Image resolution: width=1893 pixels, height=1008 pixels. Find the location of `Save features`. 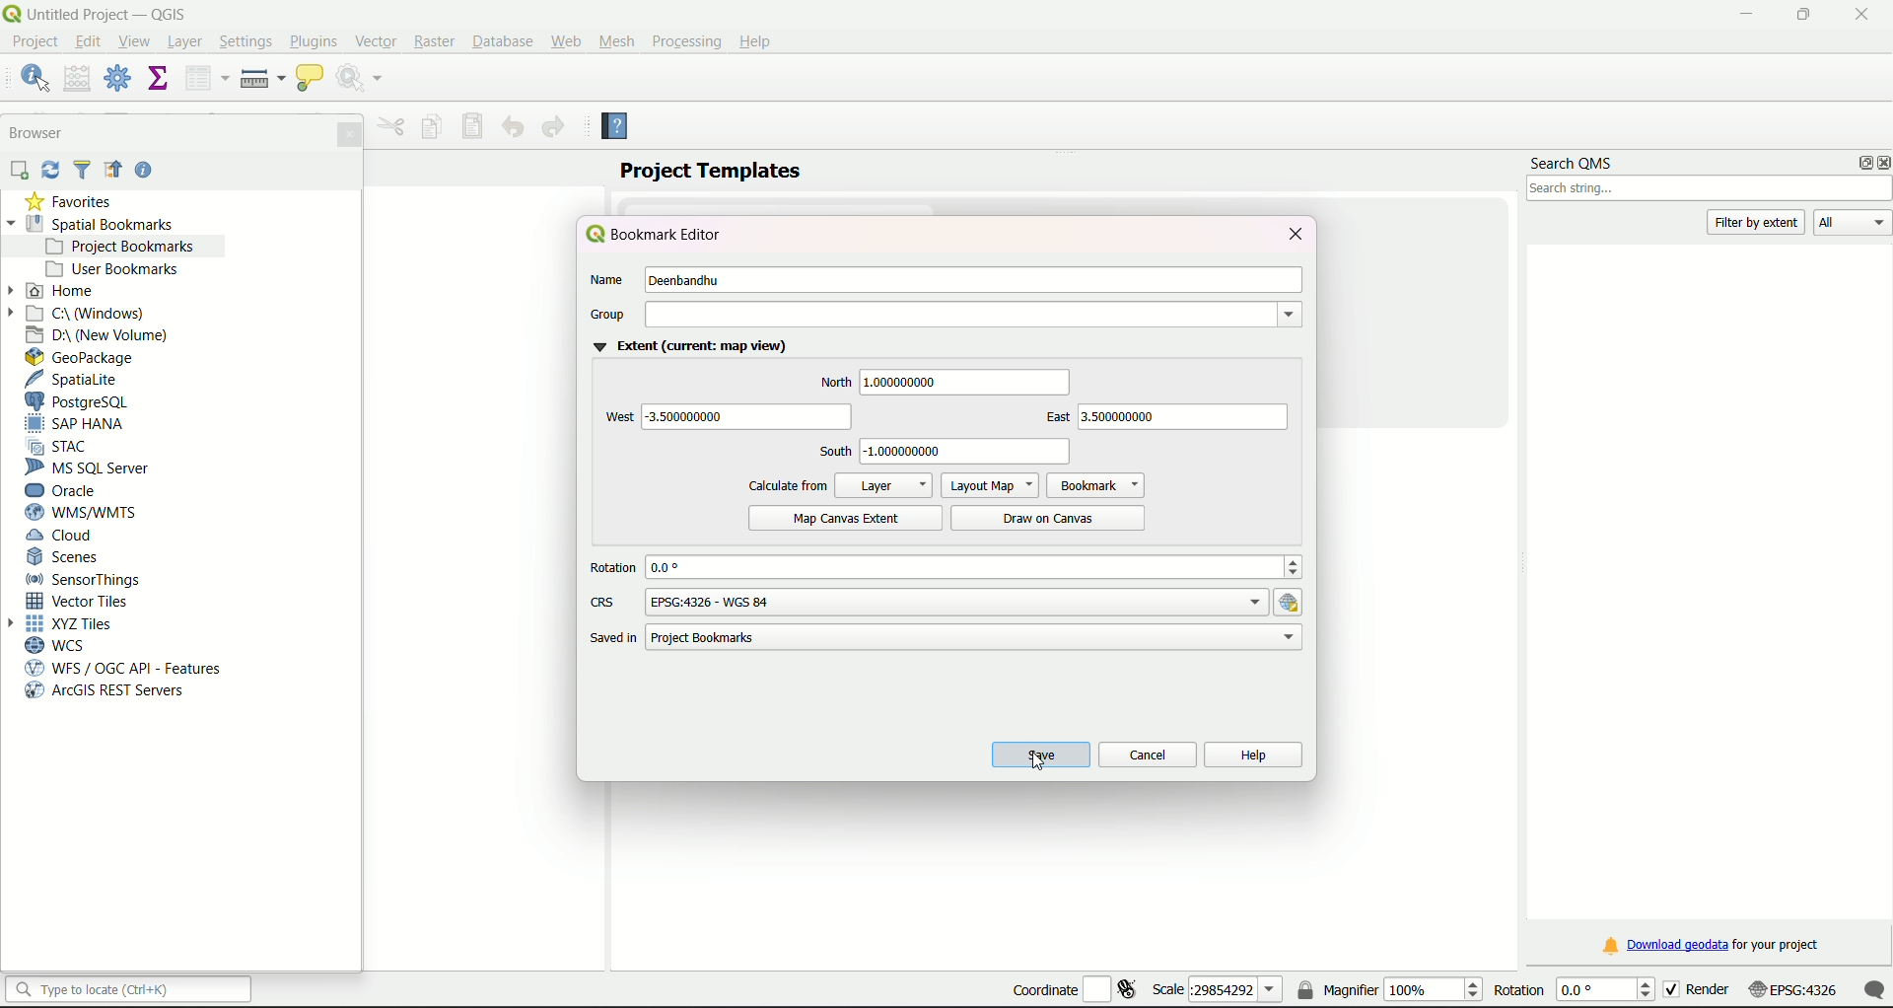

Save features is located at coordinates (474, 126).